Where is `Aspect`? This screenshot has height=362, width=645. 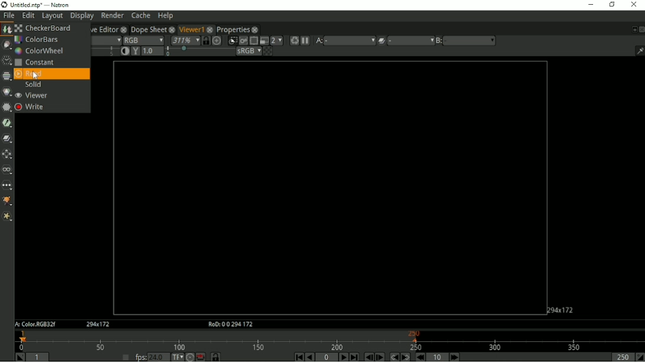 Aspect is located at coordinates (561, 309).